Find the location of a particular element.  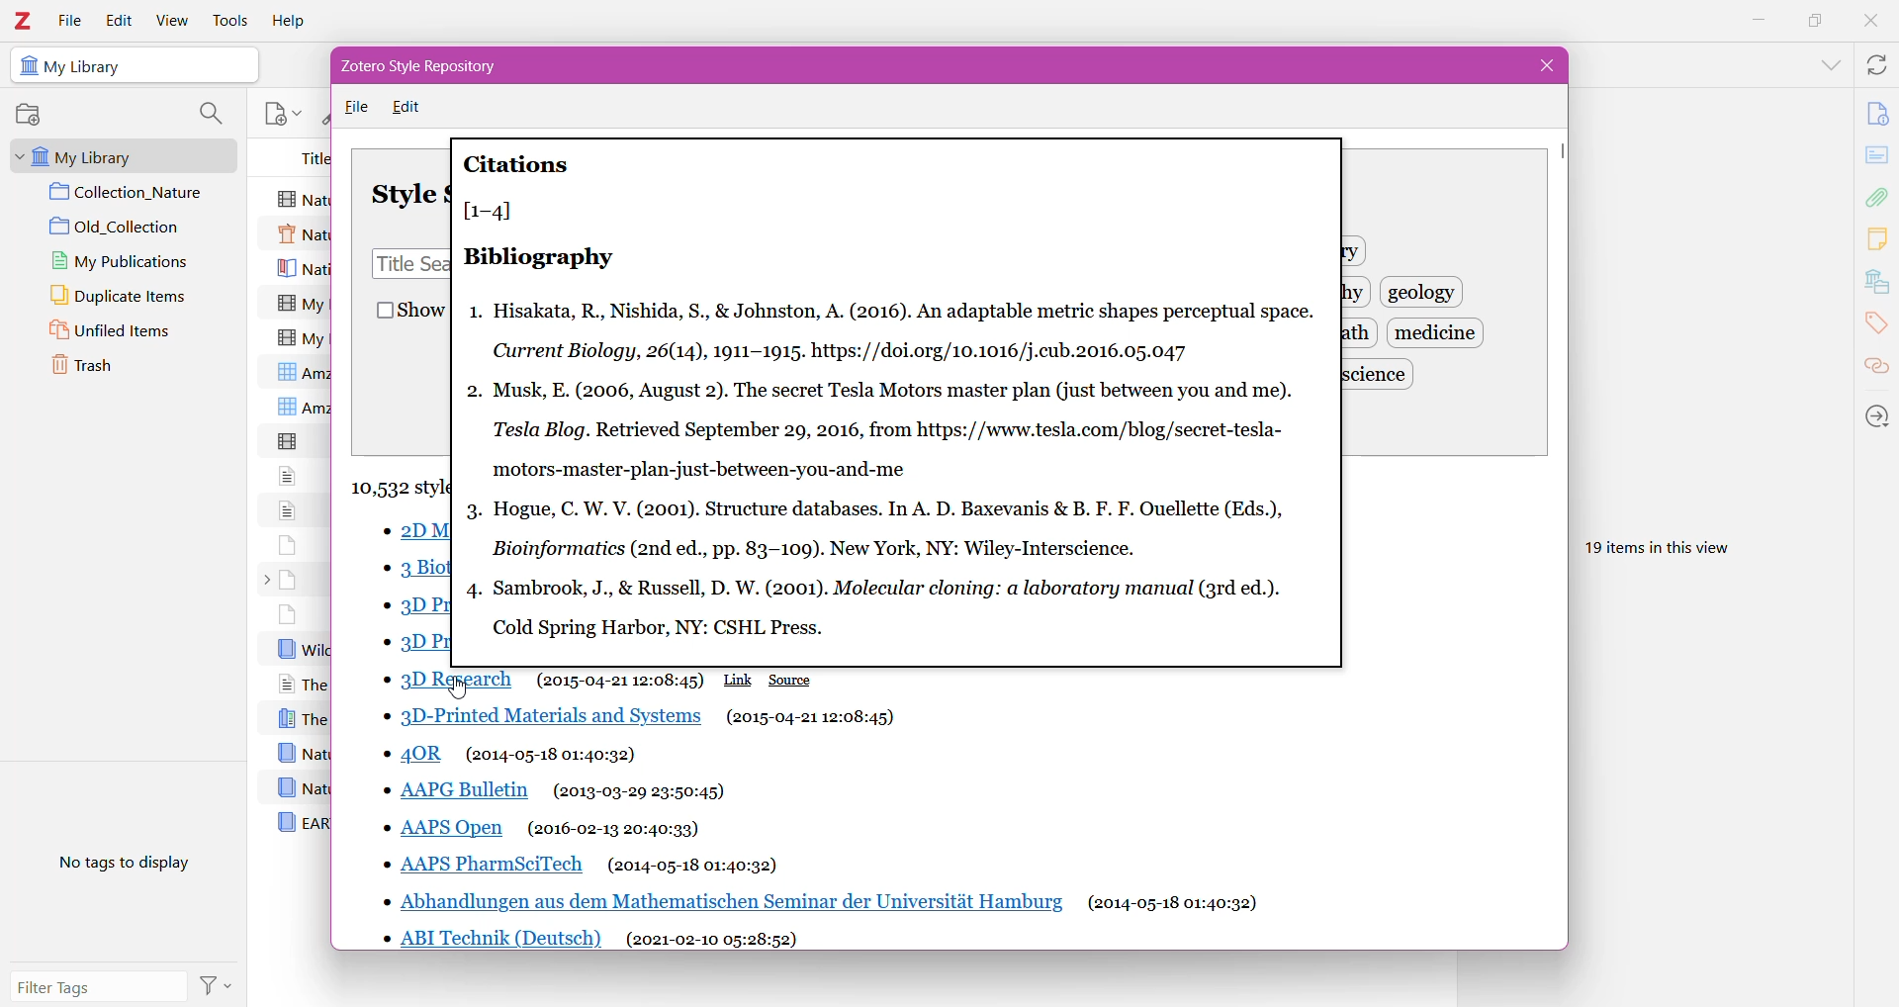

Minimize is located at coordinates (1761, 22).